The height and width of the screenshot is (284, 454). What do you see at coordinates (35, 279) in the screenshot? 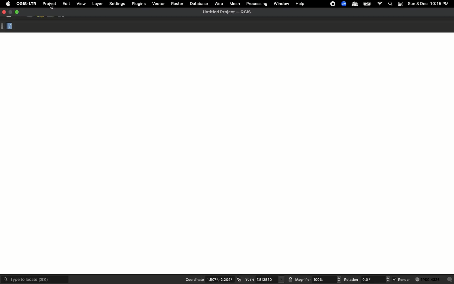
I see `Type to locate` at bounding box center [35, 279].